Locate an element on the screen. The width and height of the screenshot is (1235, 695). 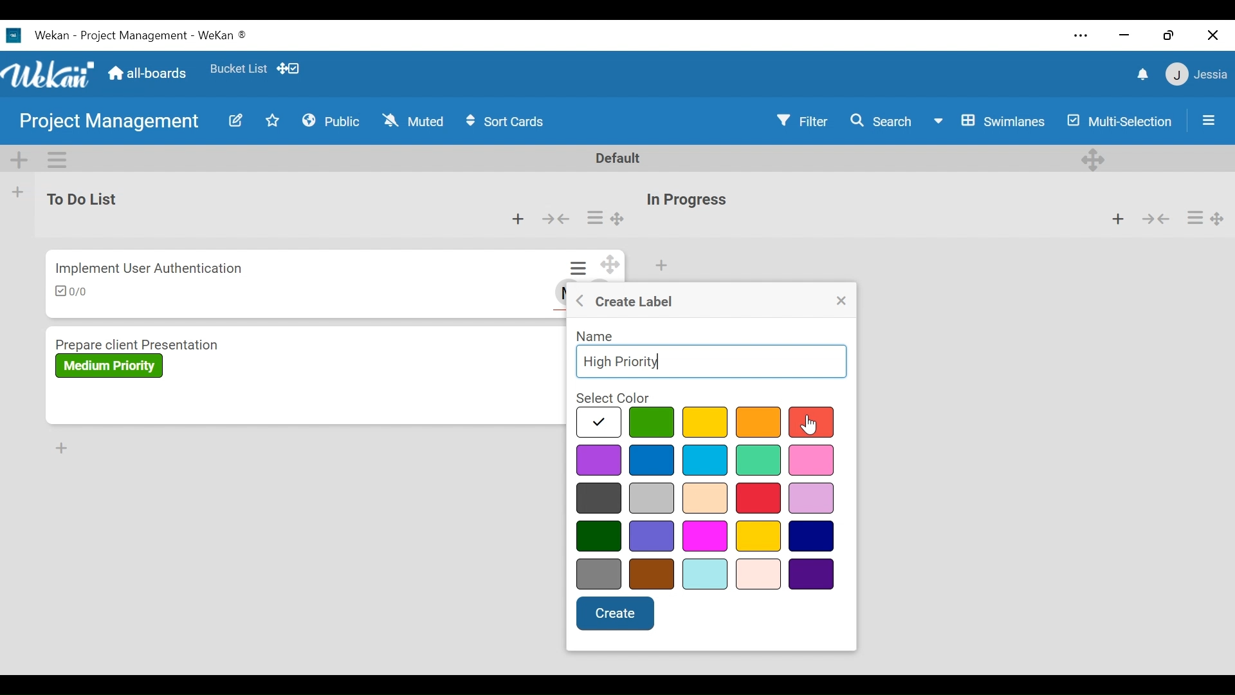
close is located at coordinates (1212, 35).